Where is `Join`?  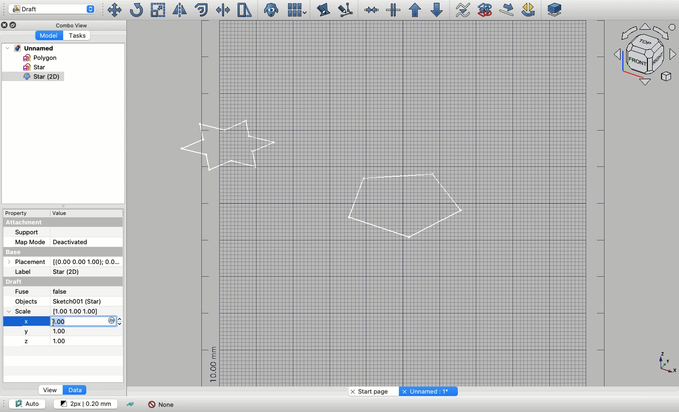 Join is located at coordinates (371, 10).